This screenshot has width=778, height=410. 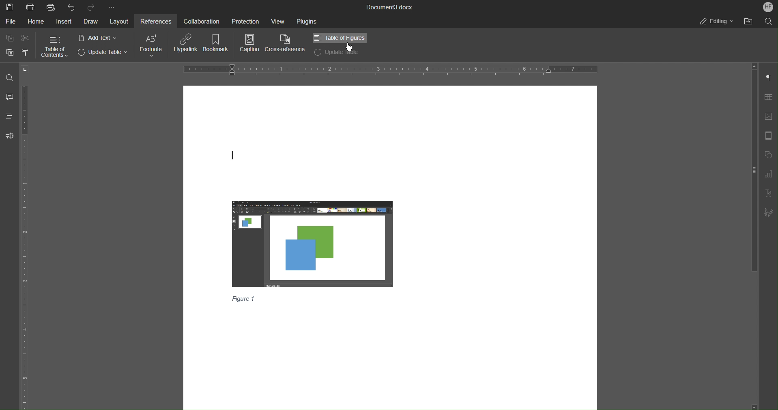 What do you see at coordinates (242, 20) in the screenshot?
I see `Protection` at bounding box center [242, 20].